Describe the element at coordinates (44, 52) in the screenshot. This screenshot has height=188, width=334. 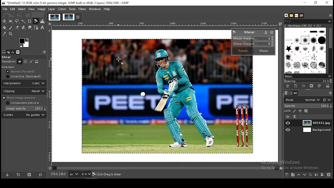
I see `configure this tab` at that location.